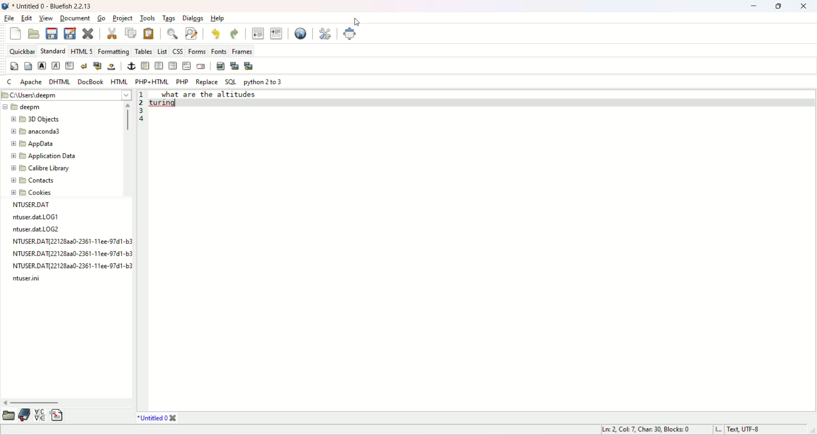  I want to click on insert thumbnail, so click(235, 66).